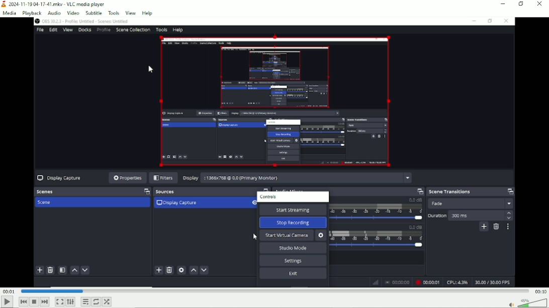 The width and height of the screenshot is (549, 308). I want to click on help, so click(147, 13).